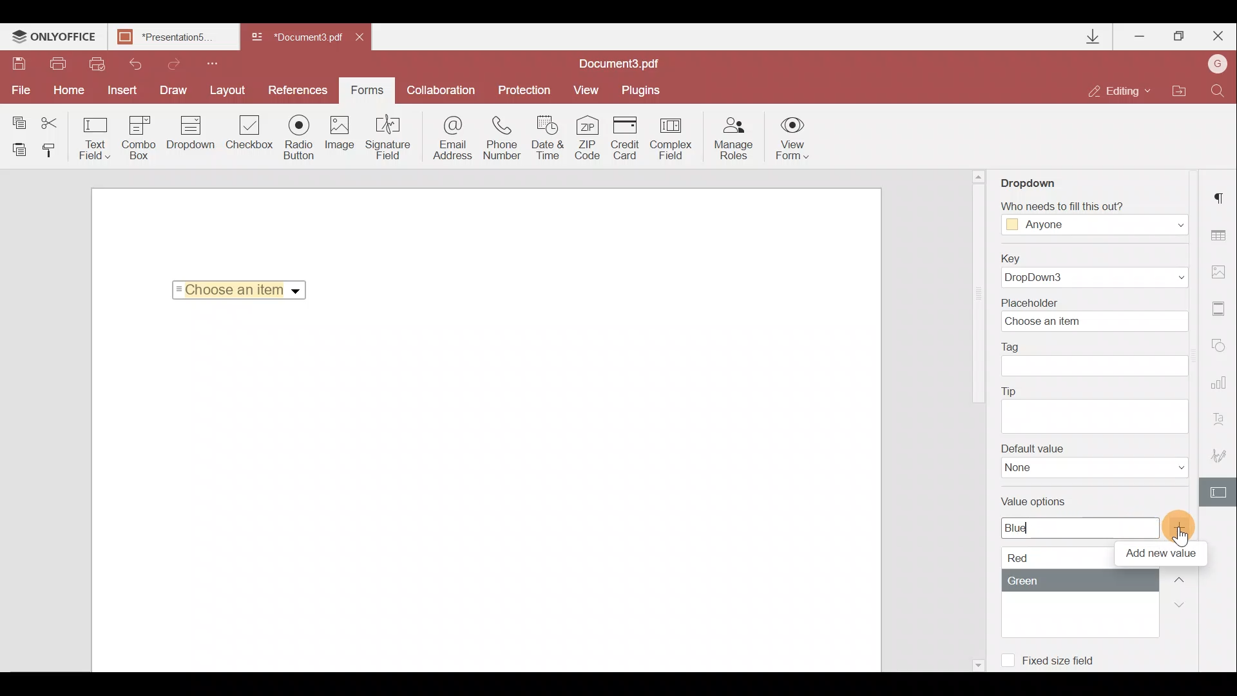 This screenshot has height=696, width=1237. Describe the element at coordinates (19, 64) in the screenshot. I see `Save` at that location.